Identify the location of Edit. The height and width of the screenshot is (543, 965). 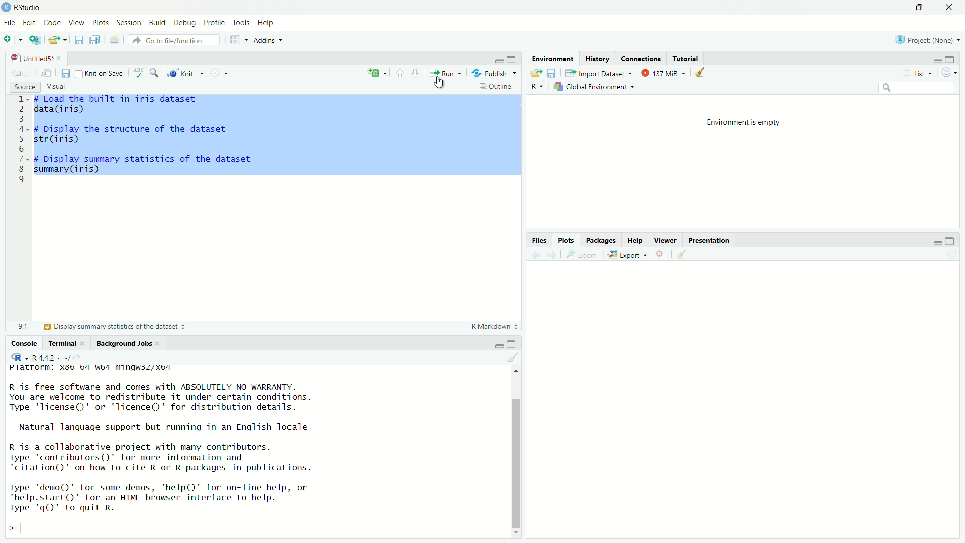
(30, 23).